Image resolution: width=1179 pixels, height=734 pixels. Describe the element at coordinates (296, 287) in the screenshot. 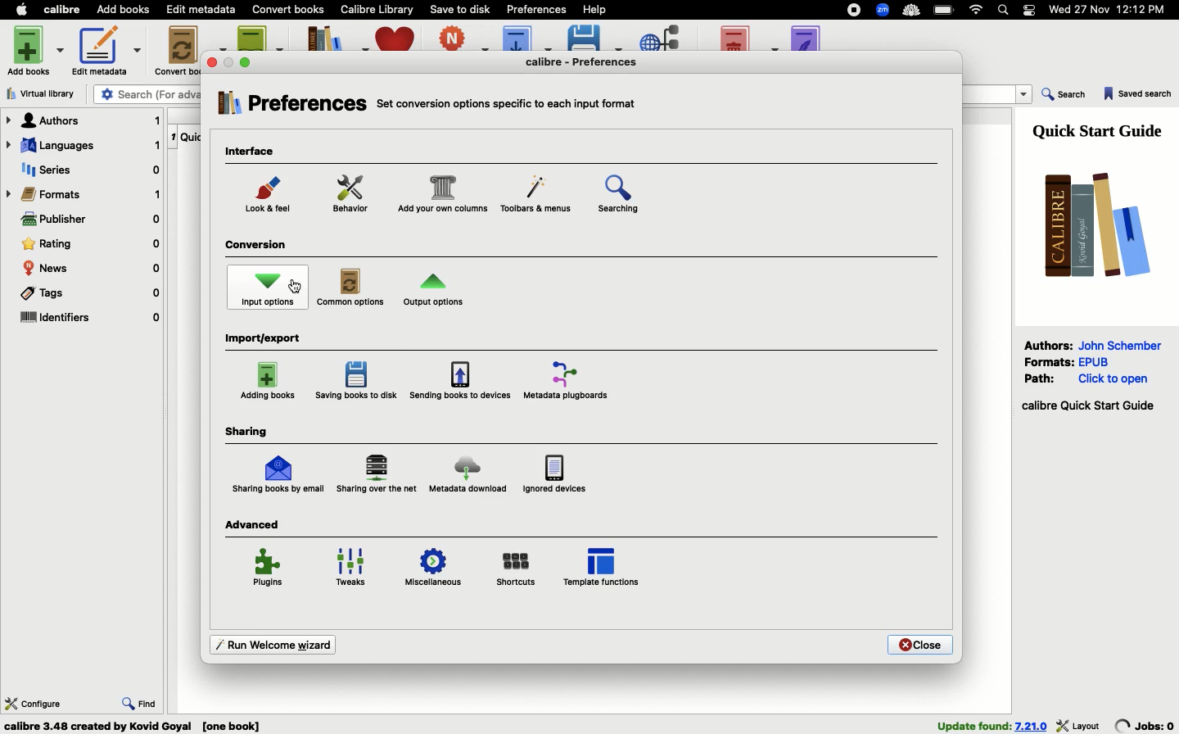

I see `cursor` at that location.